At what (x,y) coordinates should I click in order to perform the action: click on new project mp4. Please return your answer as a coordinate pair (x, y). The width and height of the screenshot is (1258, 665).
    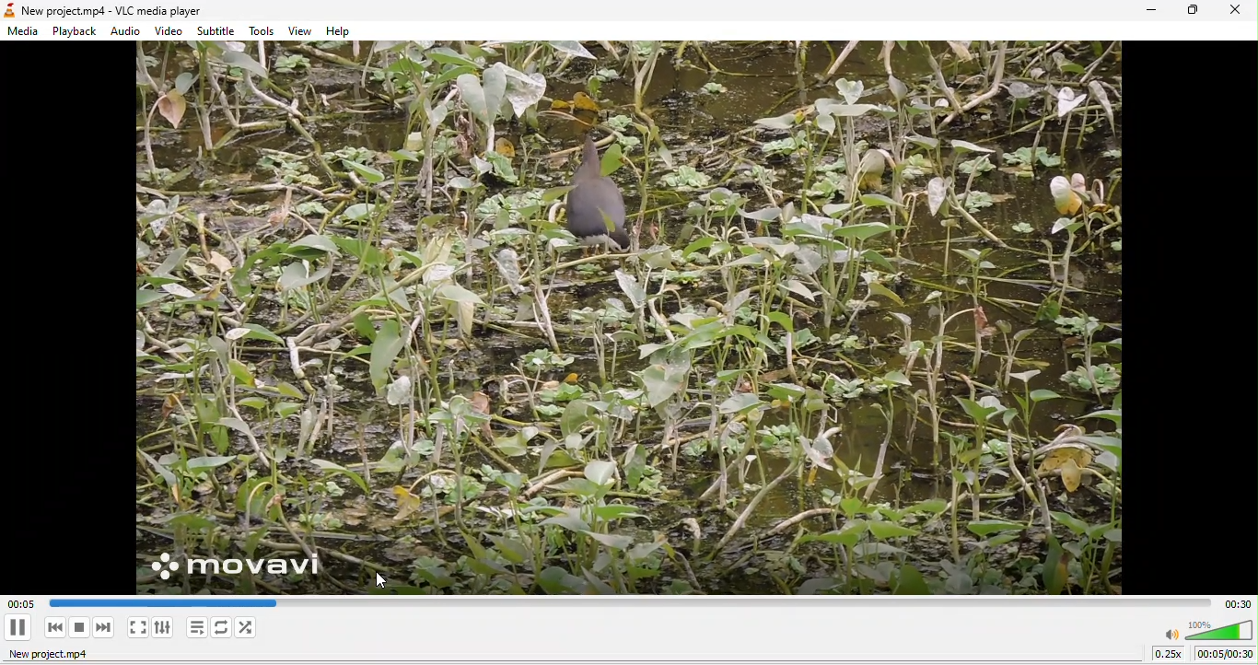
    Looking at the image, I should click on (59, 655).